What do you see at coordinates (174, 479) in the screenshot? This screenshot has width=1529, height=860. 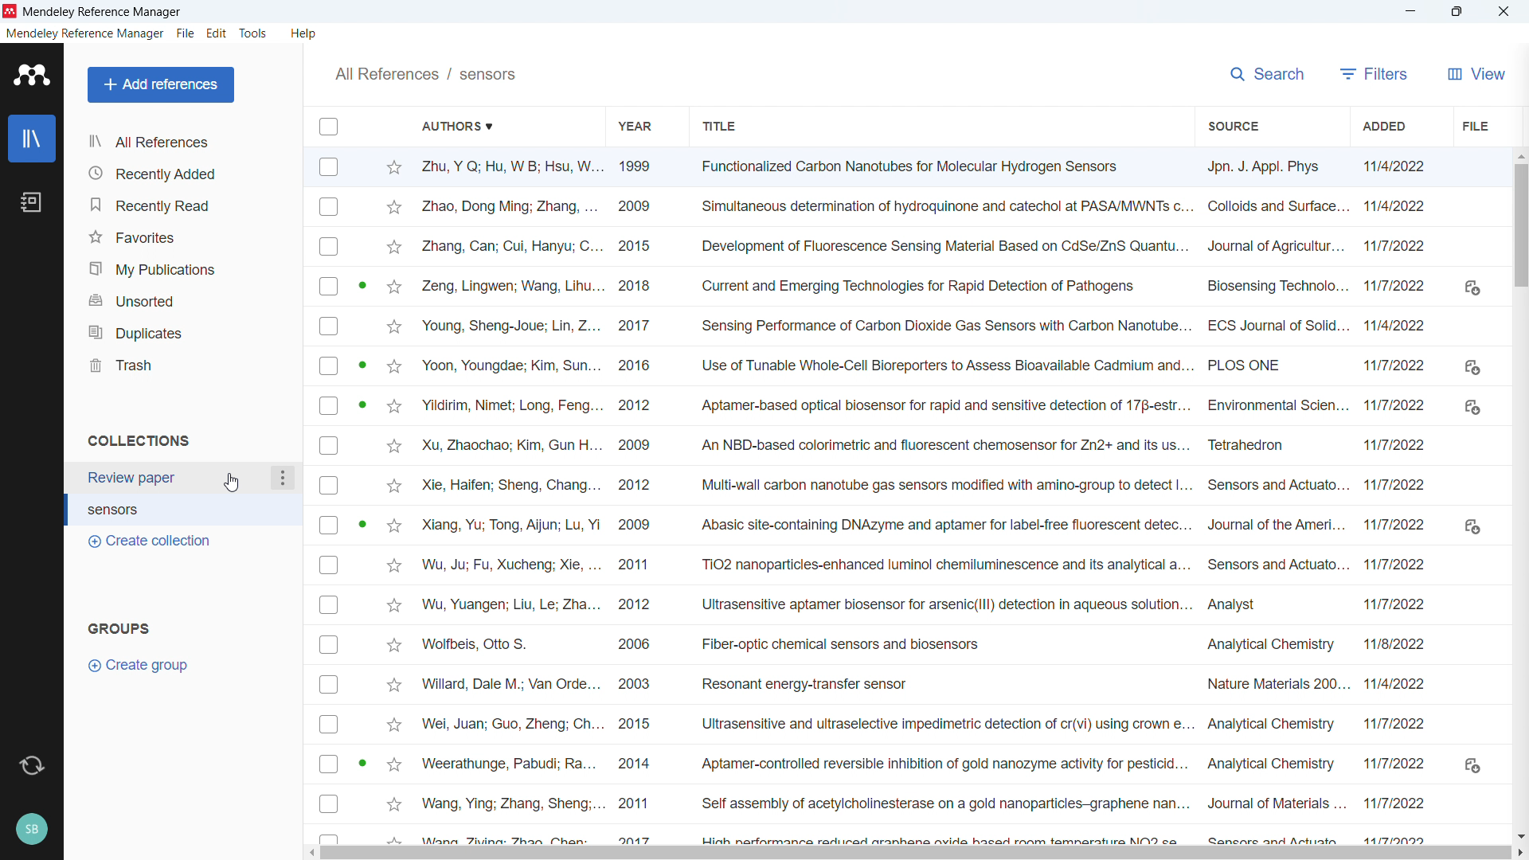 I see `Collection 1 ` at bounding box center [174, 479].